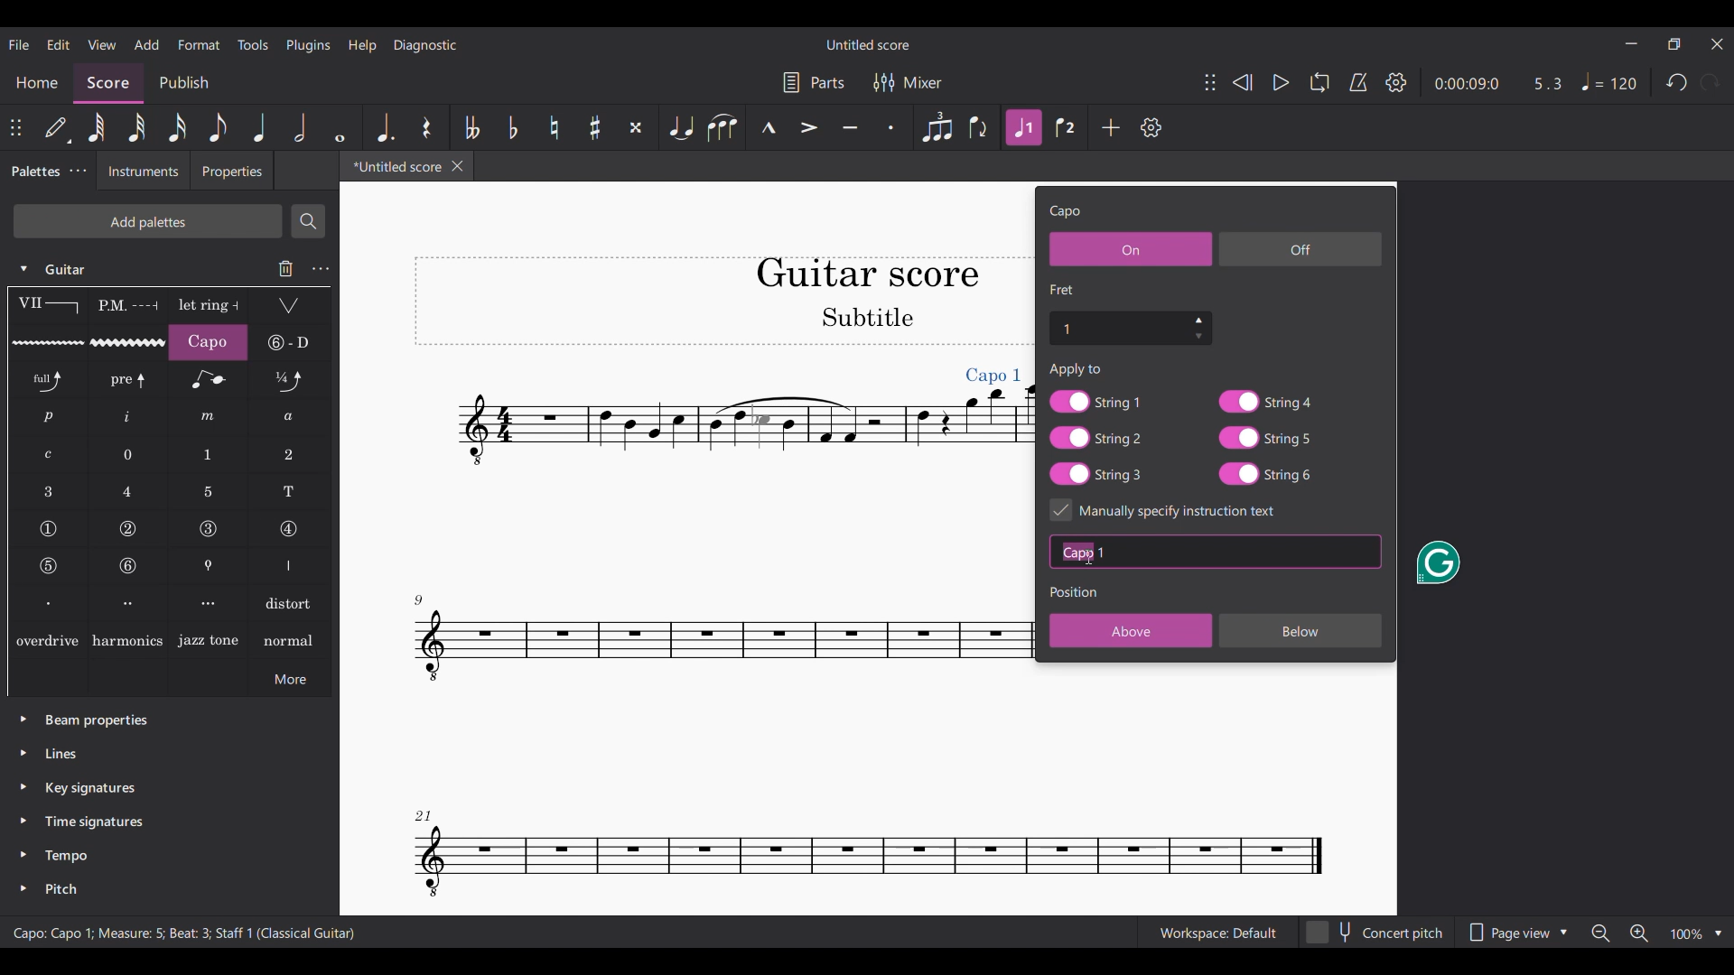  I want to click on Toggle flat, so click(512, 127).